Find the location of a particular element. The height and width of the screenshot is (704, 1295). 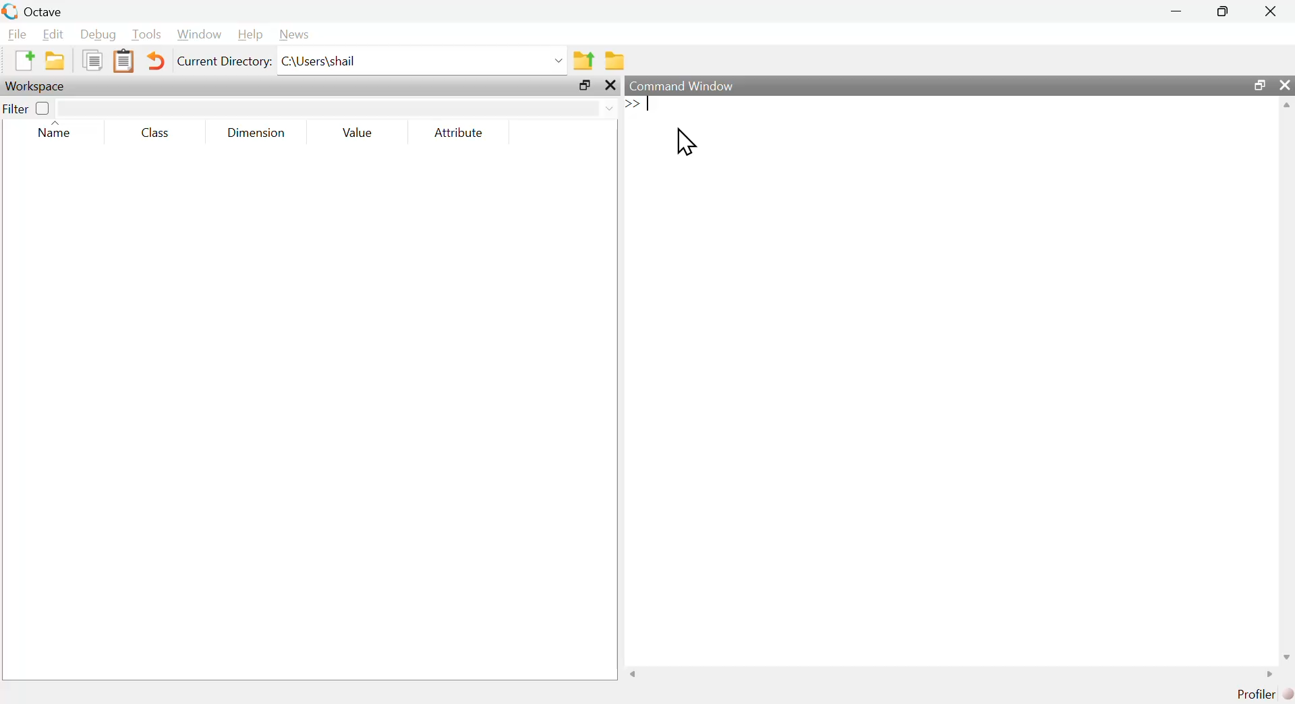

profiler is located at coordinates (1261, 695).